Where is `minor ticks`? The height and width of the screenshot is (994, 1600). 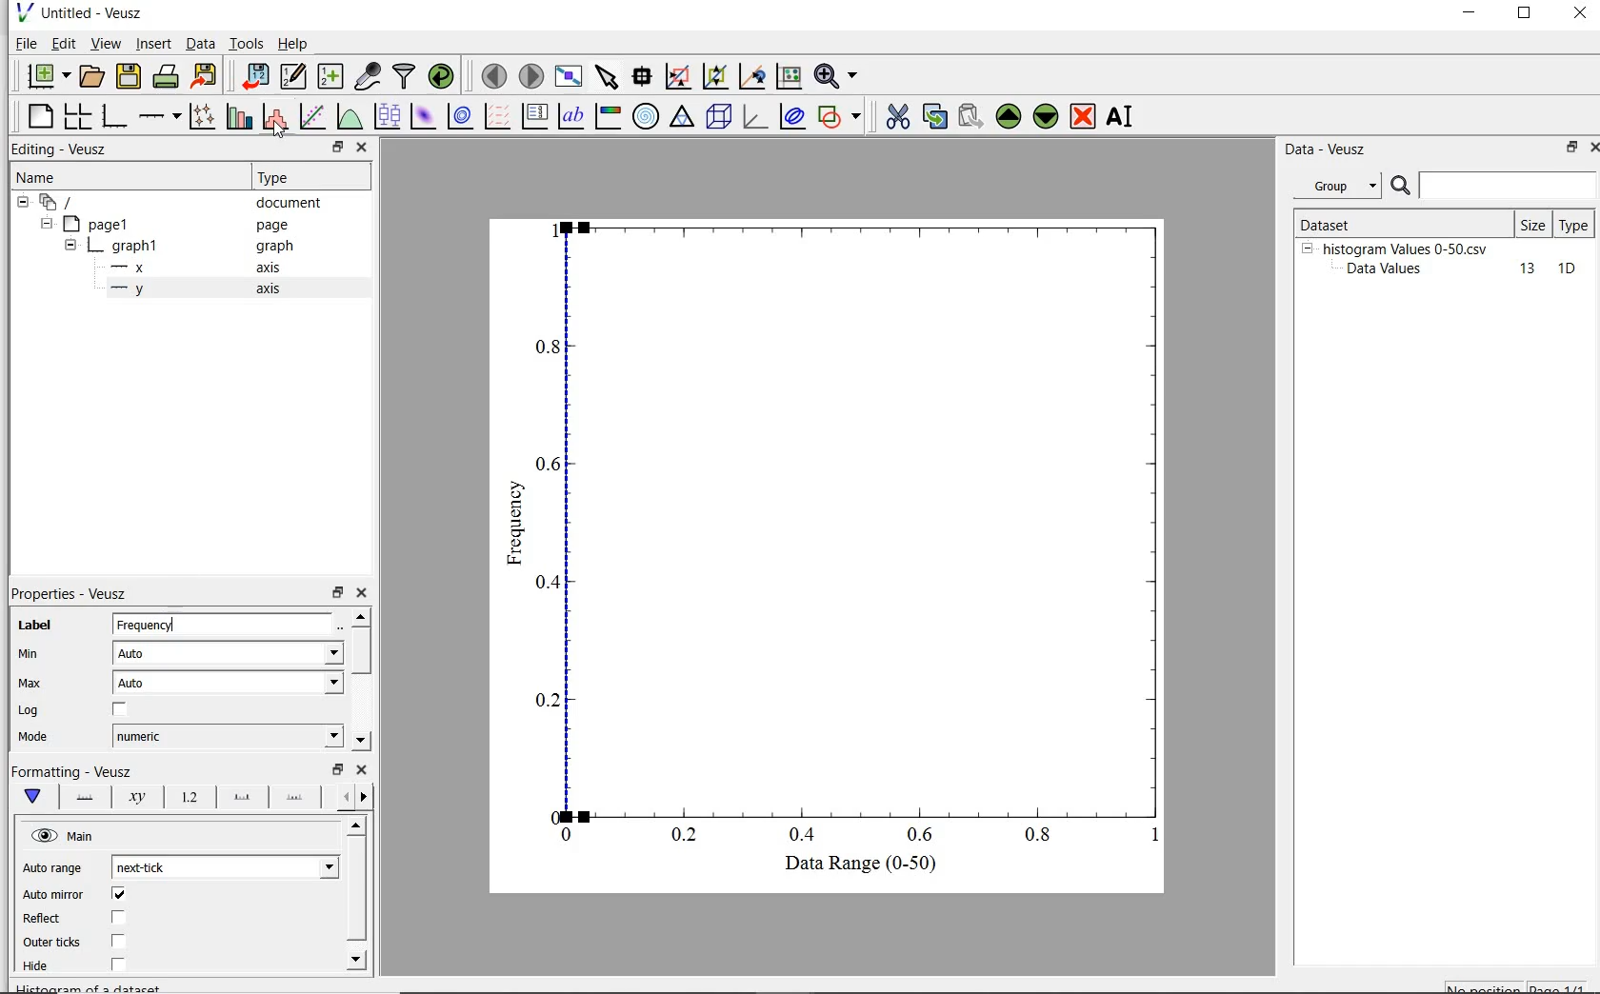 minor ticks is located at coordinates (295, 799).